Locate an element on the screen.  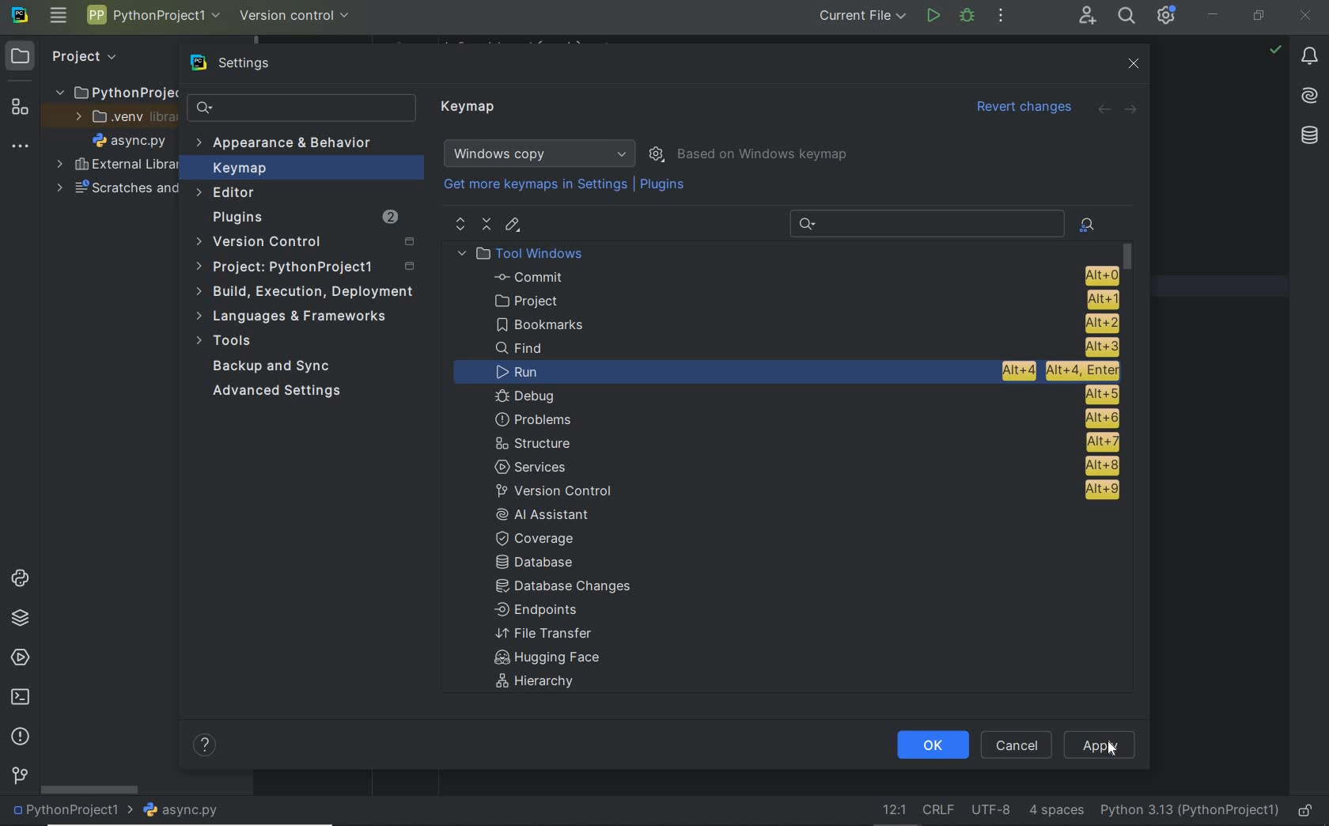
Recent Search is located at coordinates (924, 222).